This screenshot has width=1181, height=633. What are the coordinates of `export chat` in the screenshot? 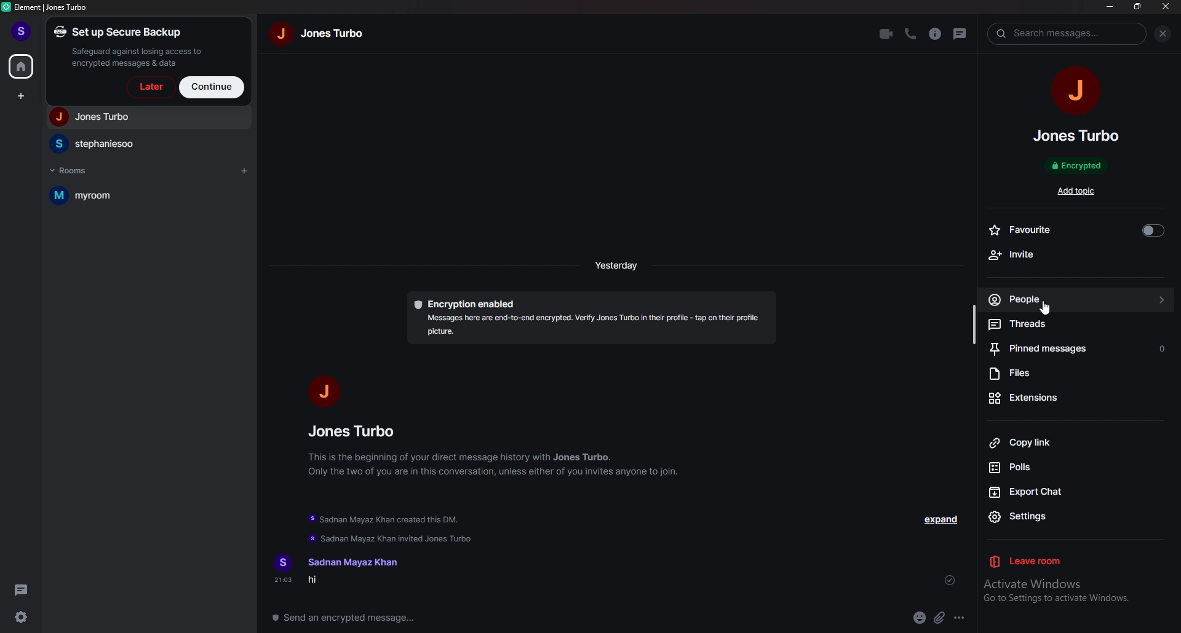 It's located at (1074, 492).